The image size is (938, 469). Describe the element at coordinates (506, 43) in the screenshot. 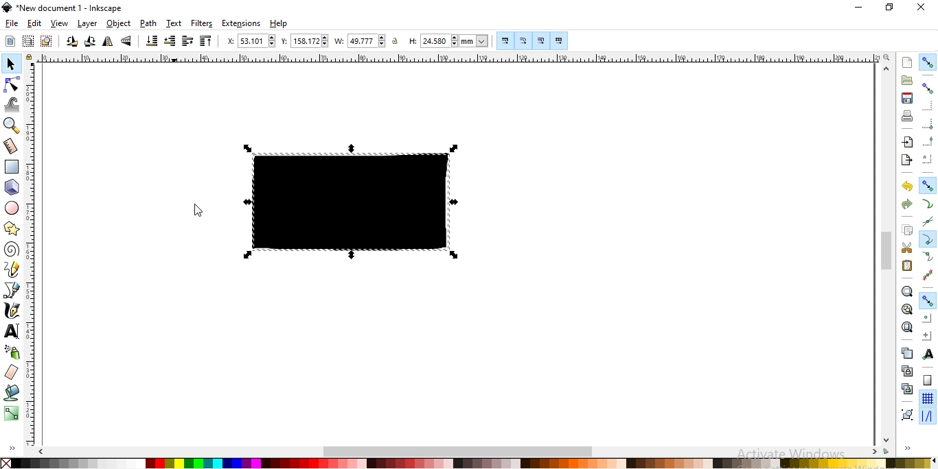

I see `` at that location.